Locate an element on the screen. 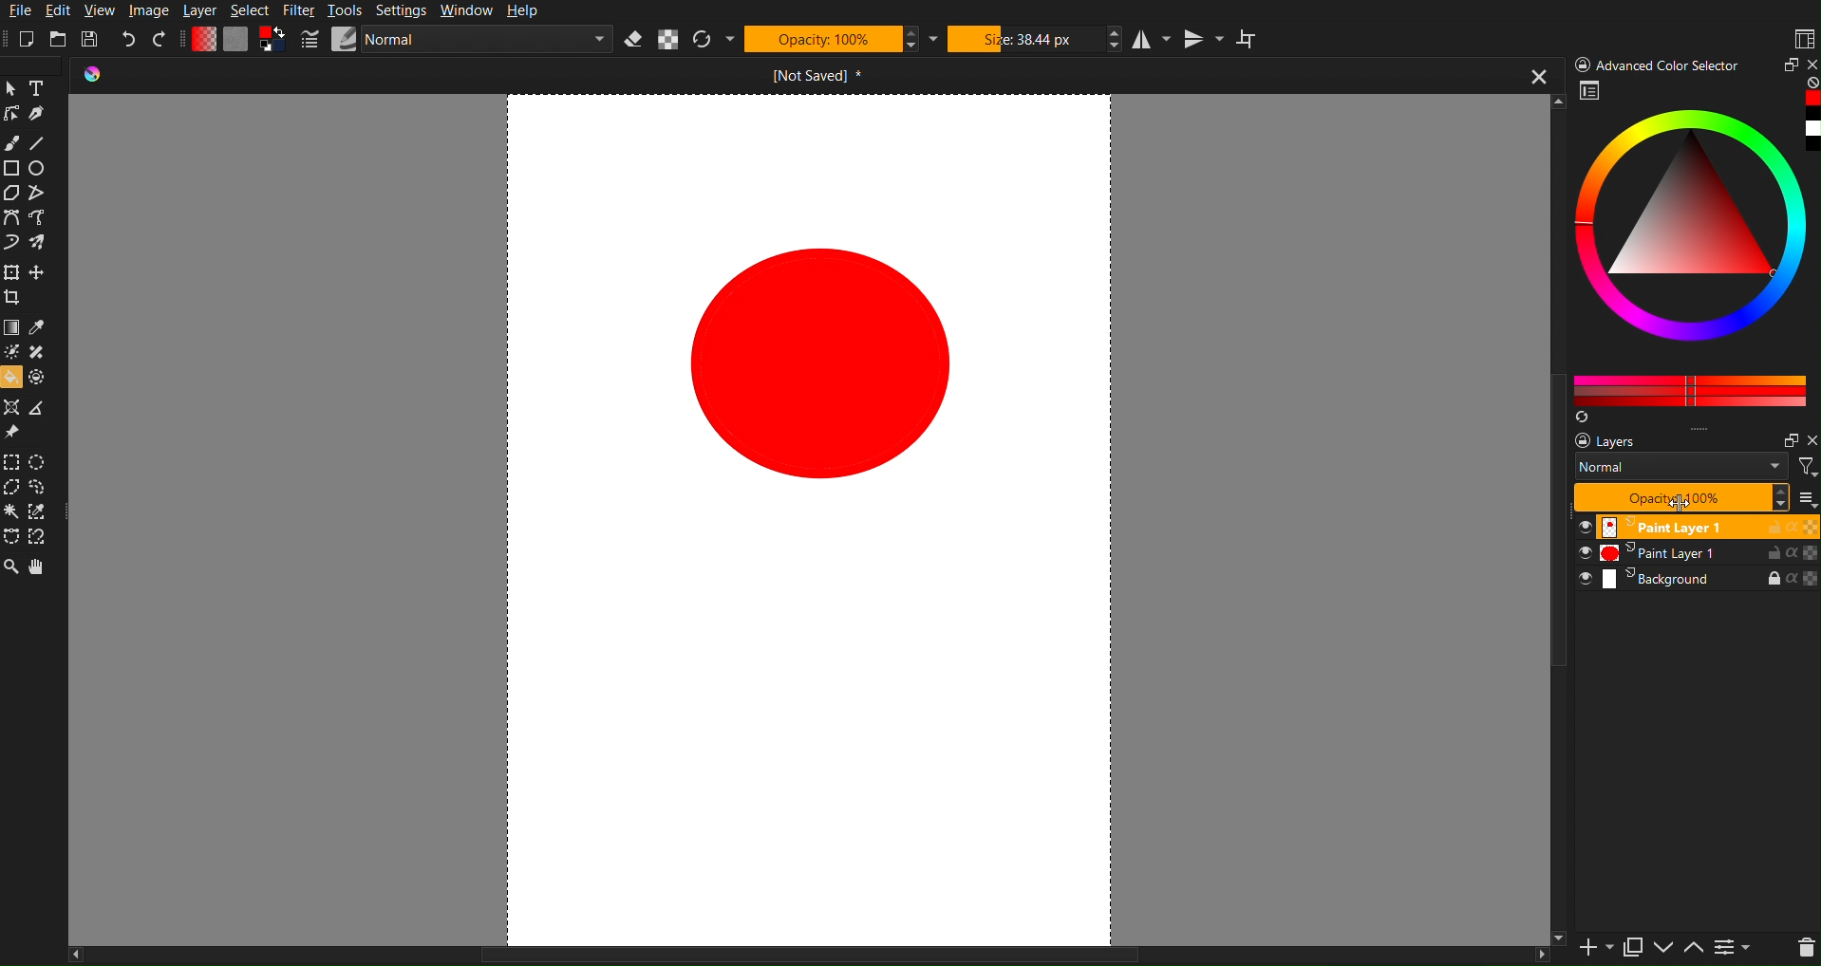 Image resolution: width=1821 pixels, height=966 pixels. Tools is located at coordinates (347, 11).